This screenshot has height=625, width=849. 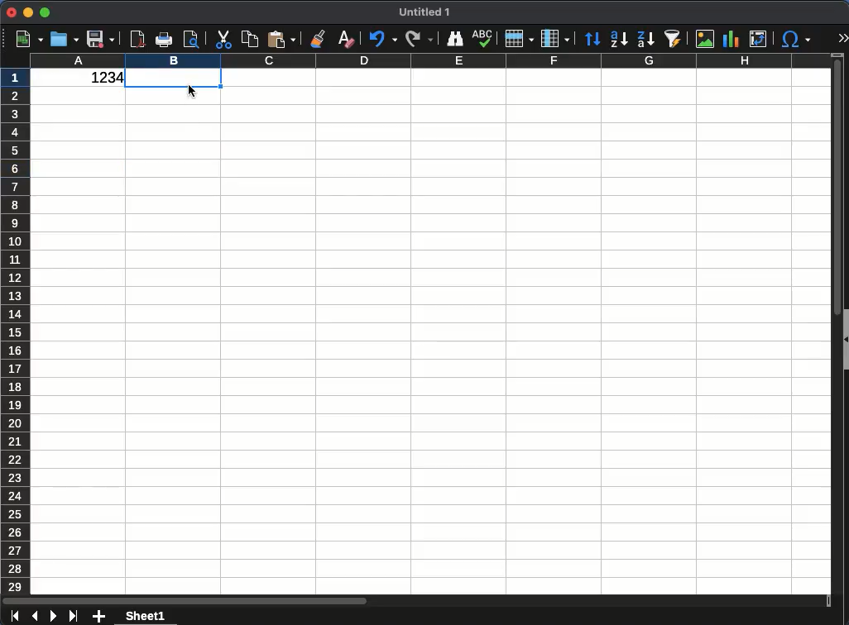 What do you see at coordinates (454, 39) in the screenshot?
I see `finder` at bounding box center [454, 39].